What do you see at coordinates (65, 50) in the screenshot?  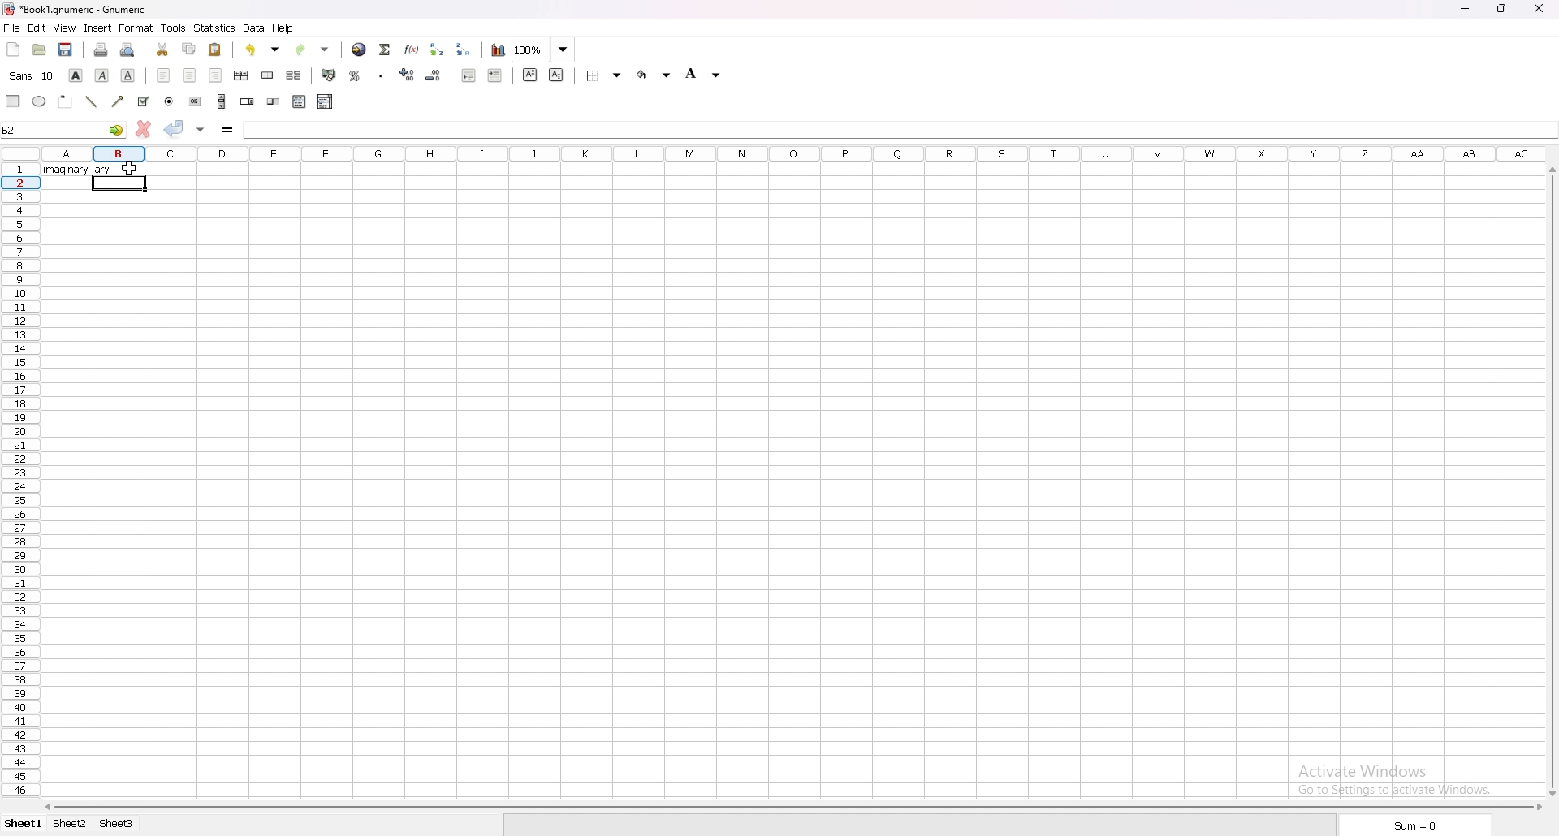 I see `save` at bounding box center [65, 50].